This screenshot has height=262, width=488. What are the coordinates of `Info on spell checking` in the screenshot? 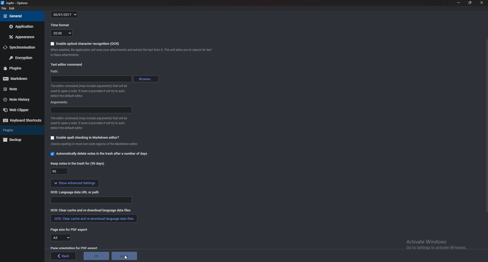 It's located at (97, 145).